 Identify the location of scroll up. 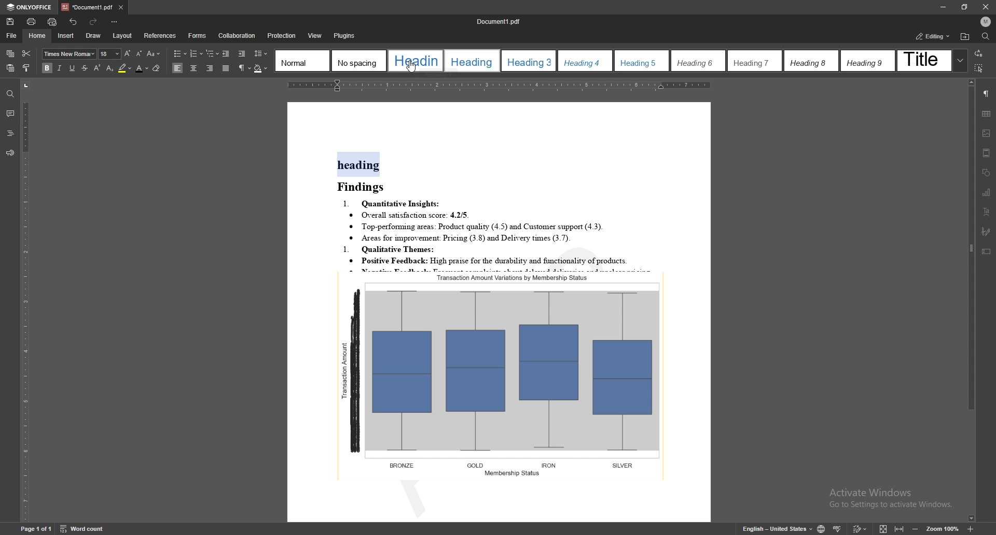
(971, 82).